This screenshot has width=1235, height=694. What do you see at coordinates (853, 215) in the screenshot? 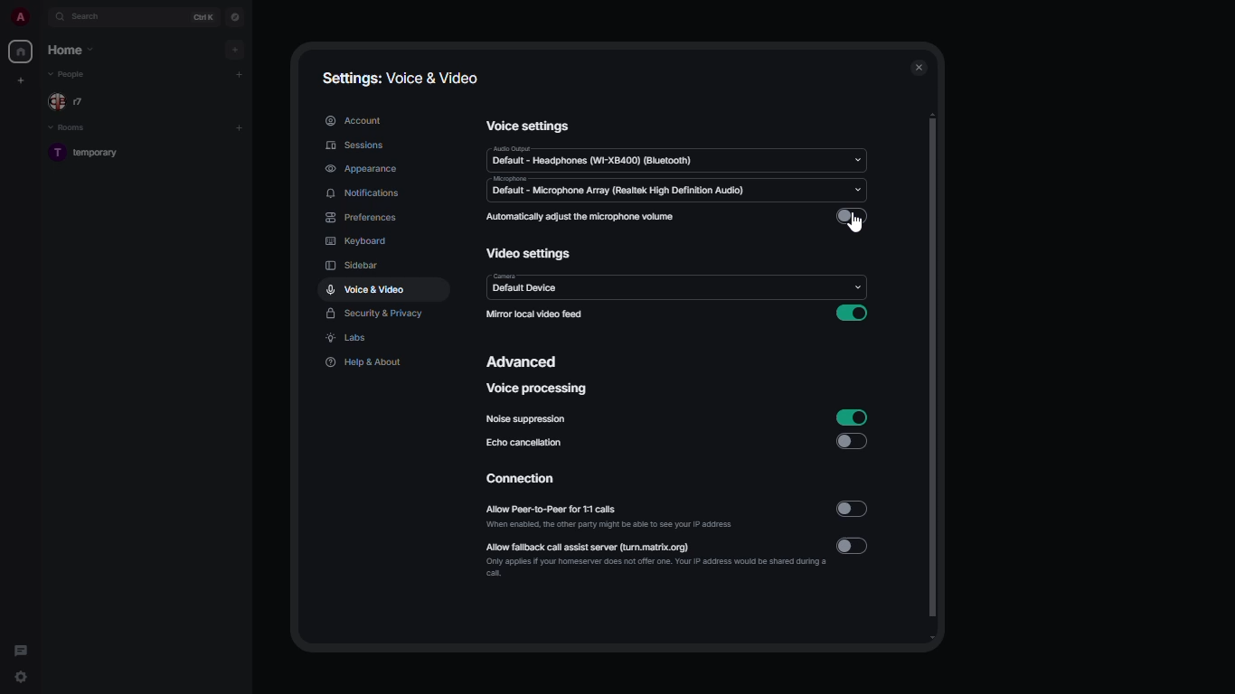
I see `disabled` at bounding box center [853, 215].